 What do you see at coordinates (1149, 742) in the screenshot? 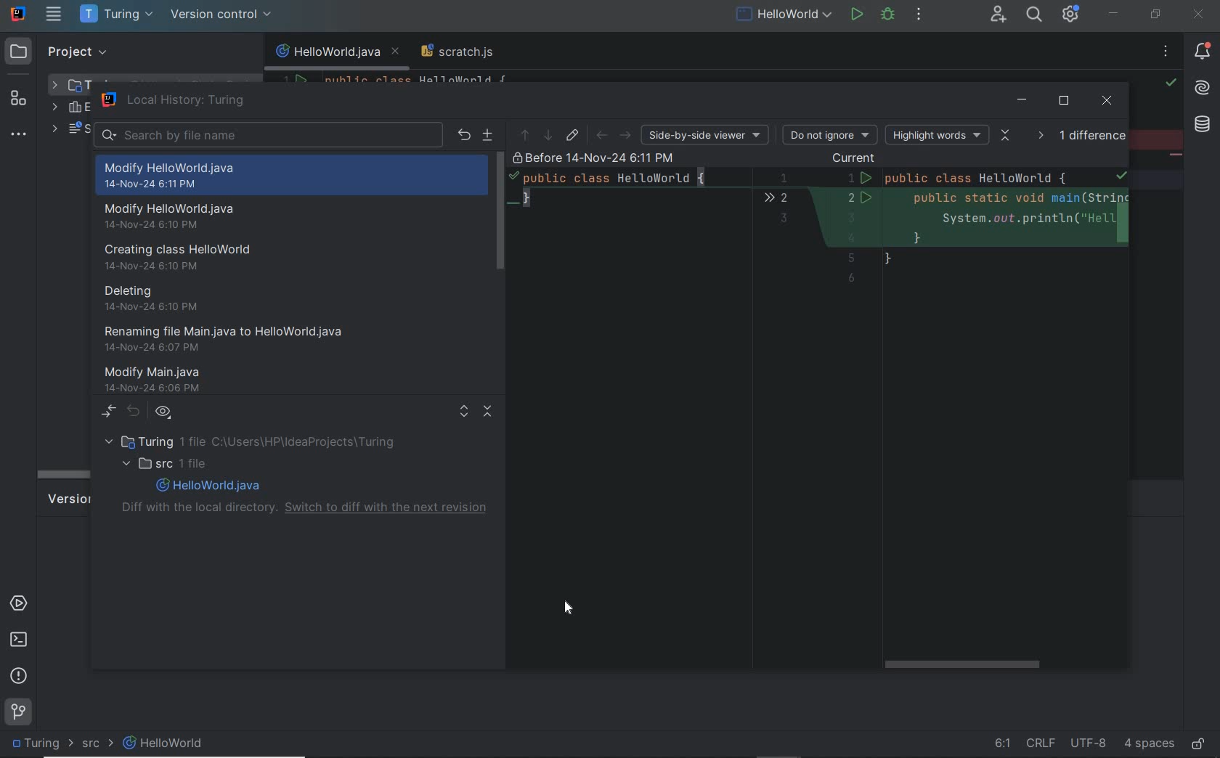
I see `indent` at bounding box center [1149, 742].